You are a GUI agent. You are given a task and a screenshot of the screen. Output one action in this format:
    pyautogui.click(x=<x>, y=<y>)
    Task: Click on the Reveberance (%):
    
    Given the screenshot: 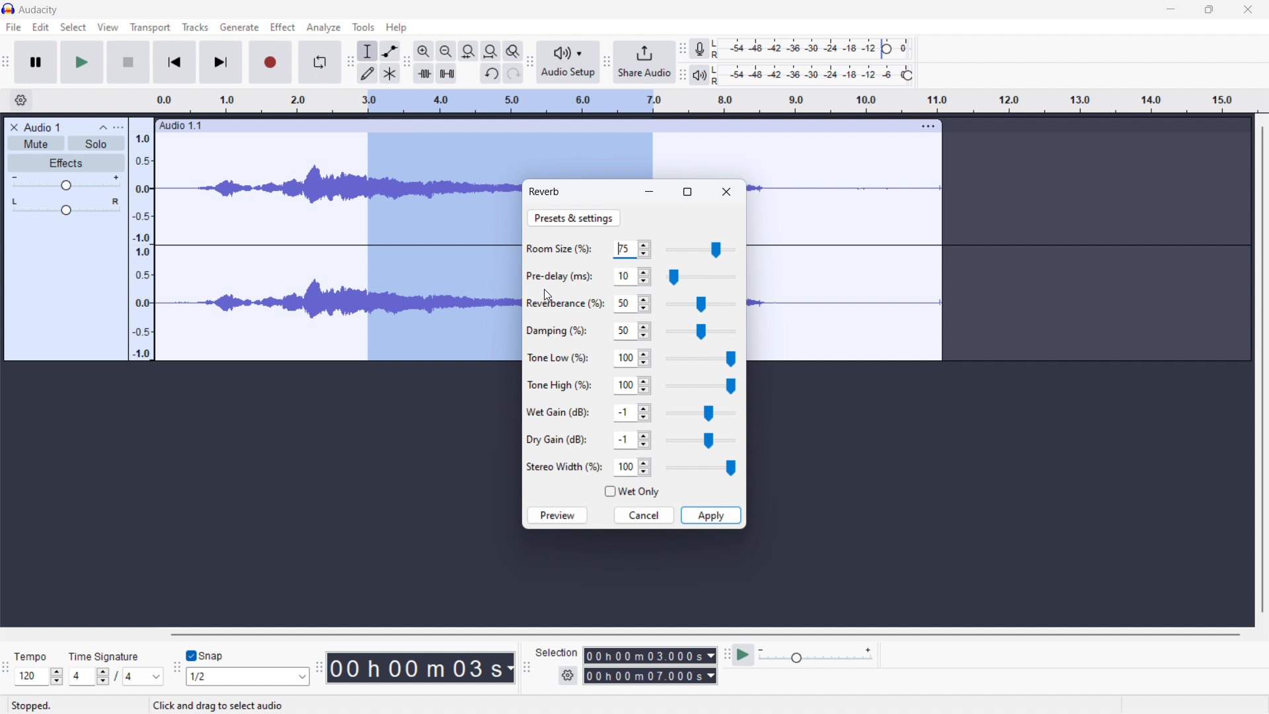 What is the action you would take?
    pyautogui.click(x=566, y=303)
    